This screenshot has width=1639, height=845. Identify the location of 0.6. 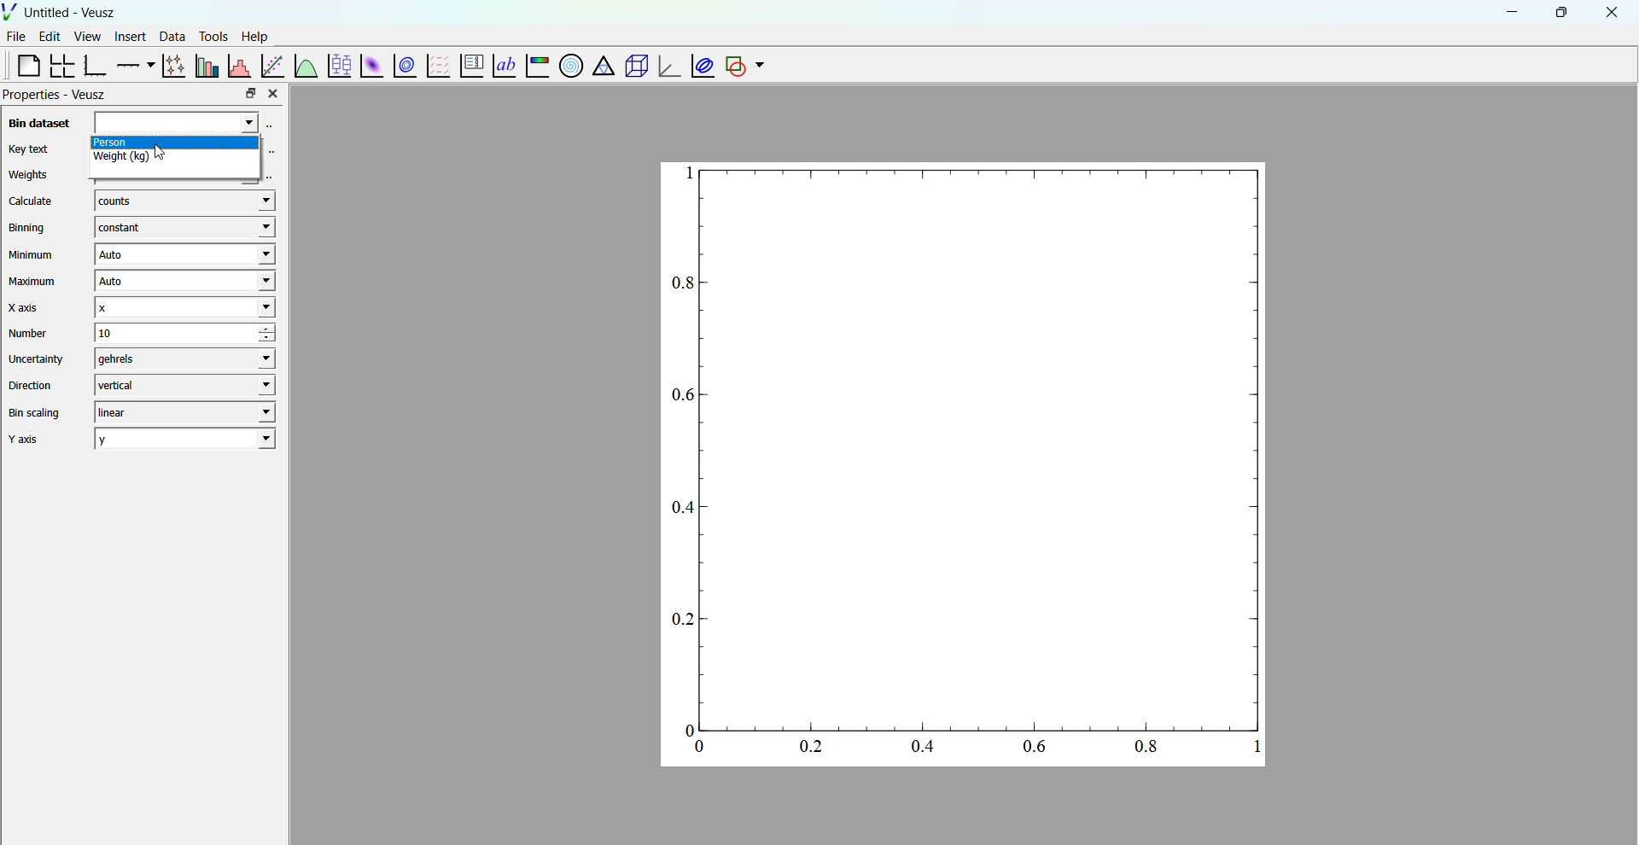
(1034, 747).